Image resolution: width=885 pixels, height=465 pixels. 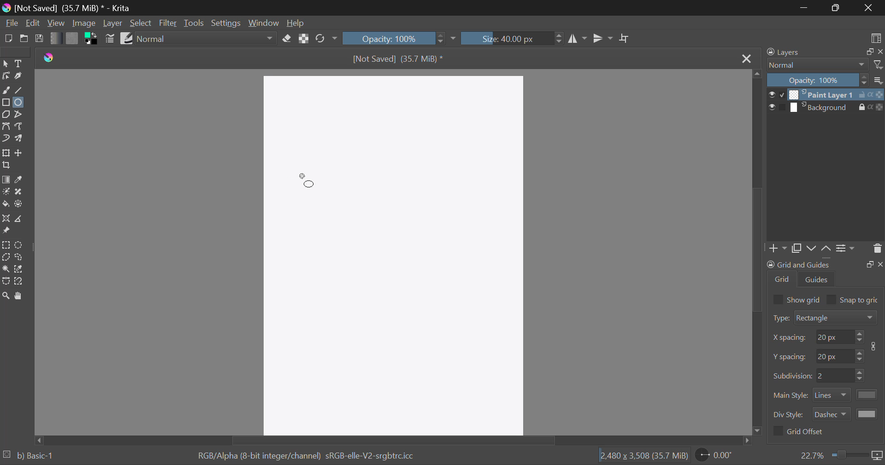 I want to click on Delete Layer, so click(x=877, y=250).